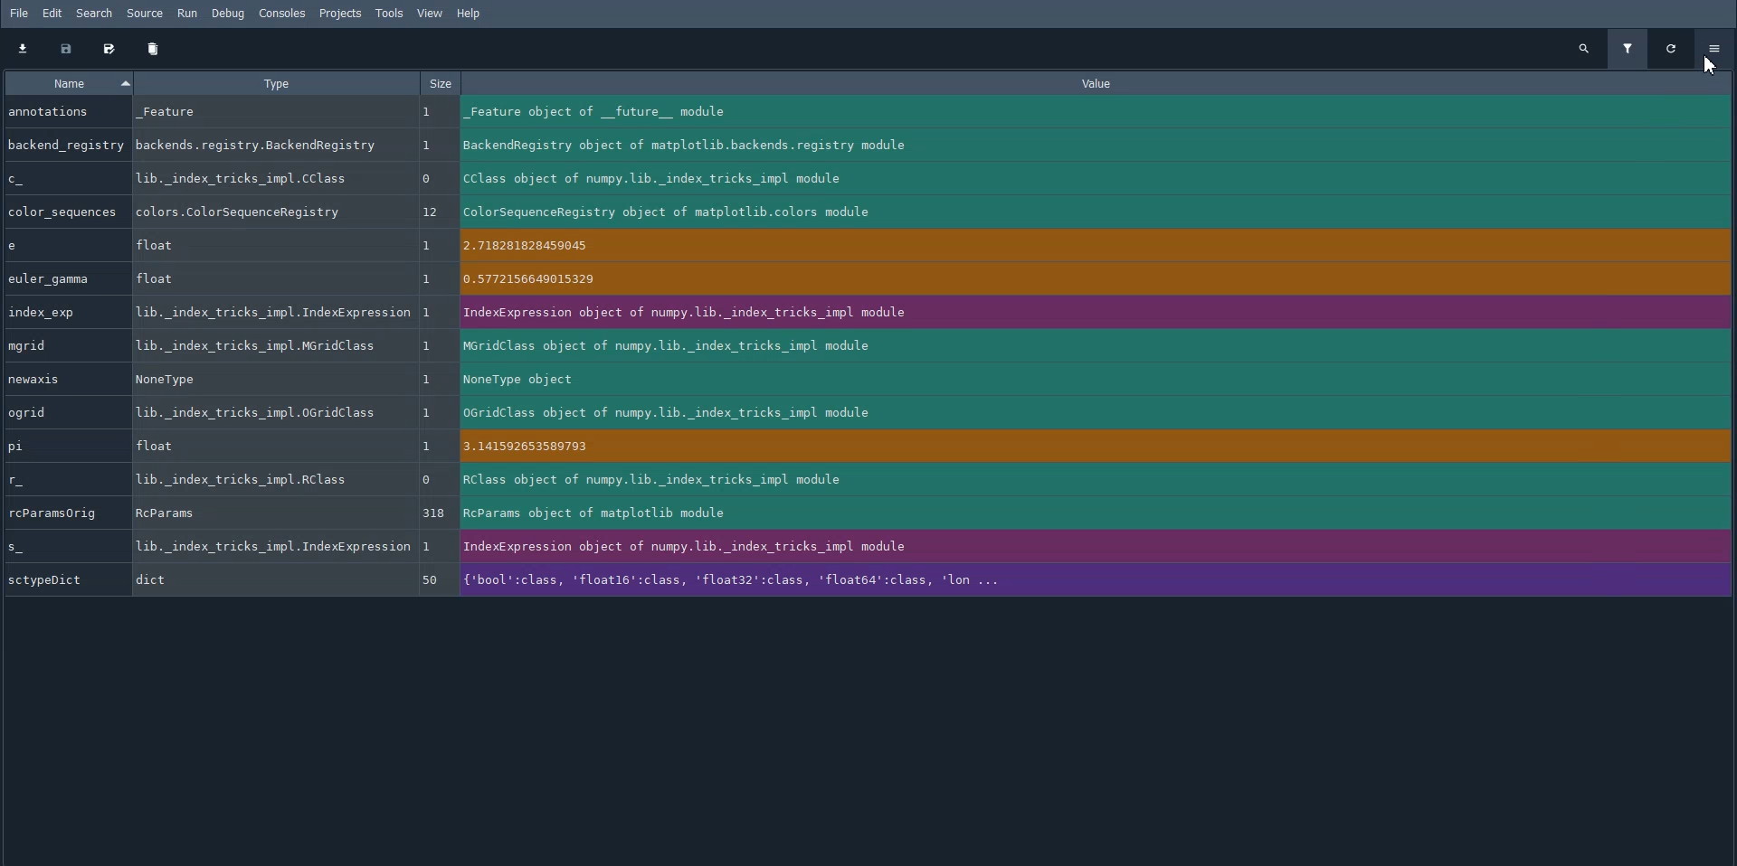 The height and width of the screenshot is (866, 1737). What do you see at coordinates (62, 211) in the screenshot?
I see `color_seuence` at bounding box center [62, 211].